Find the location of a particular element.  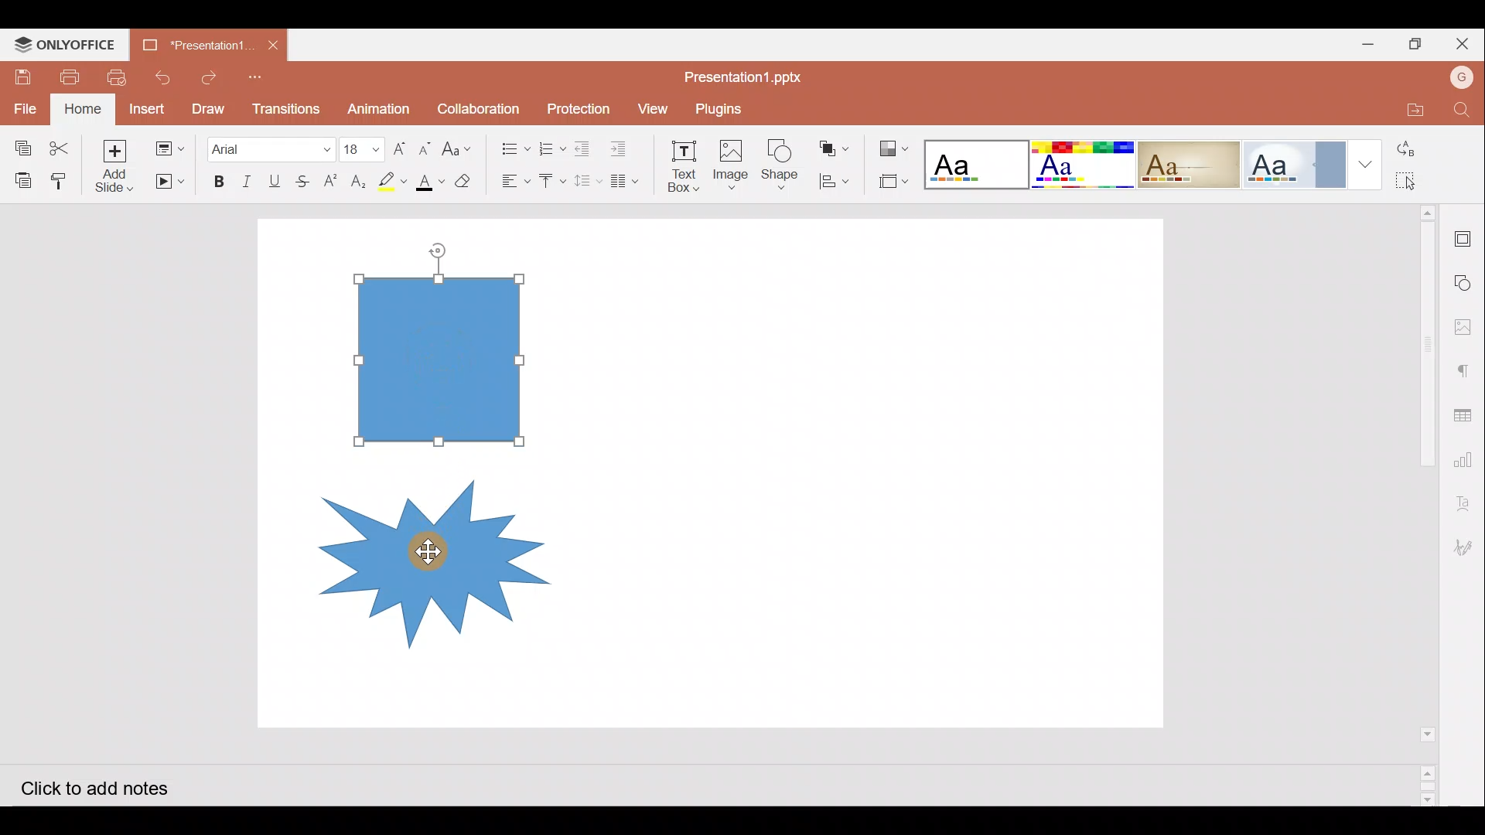

Basic is located at coordinates (1081, 165).